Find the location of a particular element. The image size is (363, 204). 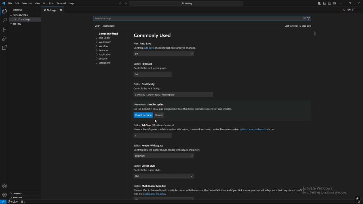

editor tab size is located at coordinates (155, 125).